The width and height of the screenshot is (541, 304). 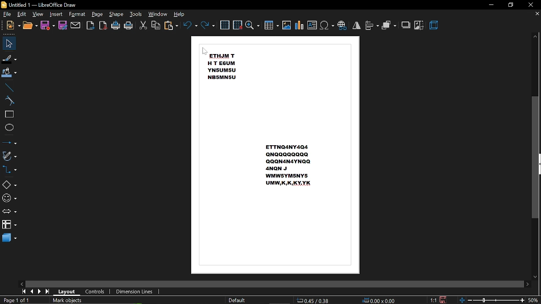 I want to click on Untitled 1 — LibreOffice Draw, so click(x=39, y=5).